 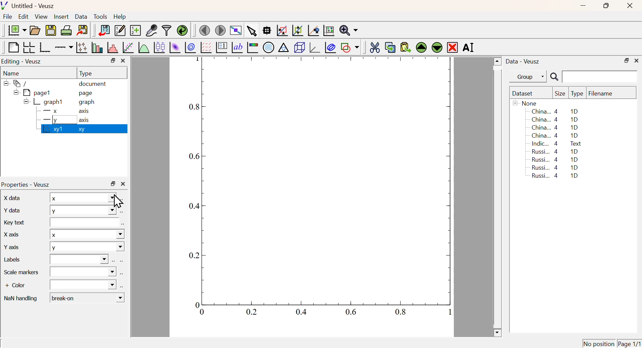 What do you see at coordinates (51, 31) in the screenshot?
I see `Save` at bounding box center [51, 31].